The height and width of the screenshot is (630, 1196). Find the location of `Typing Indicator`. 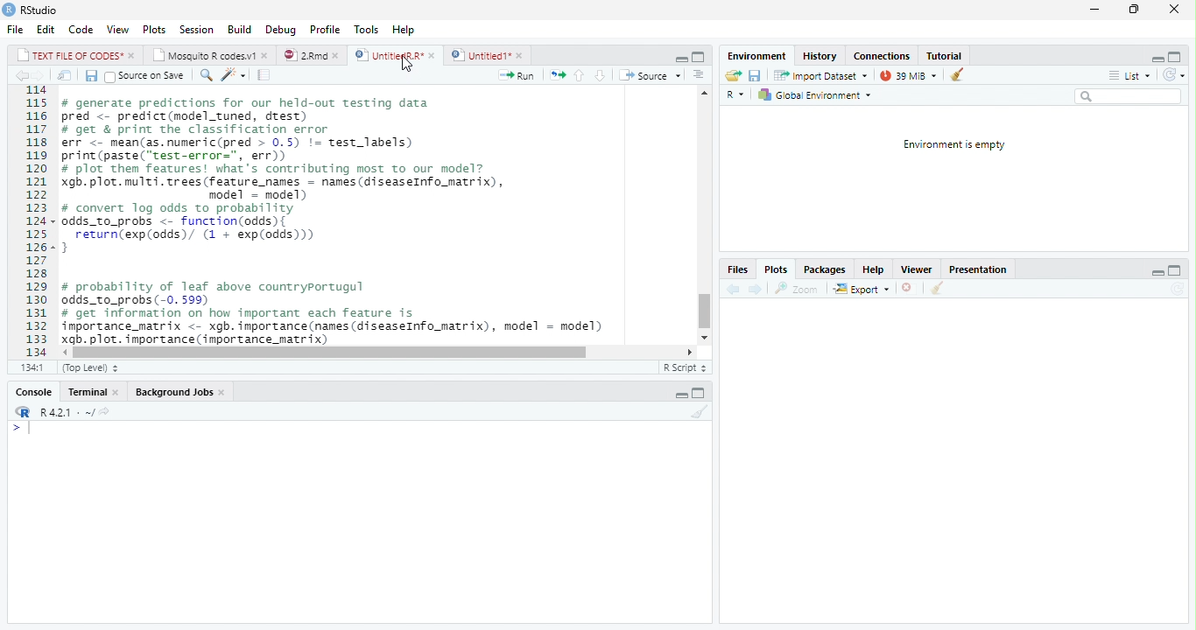

Typing Indicator is located at coordinates (20, 428).